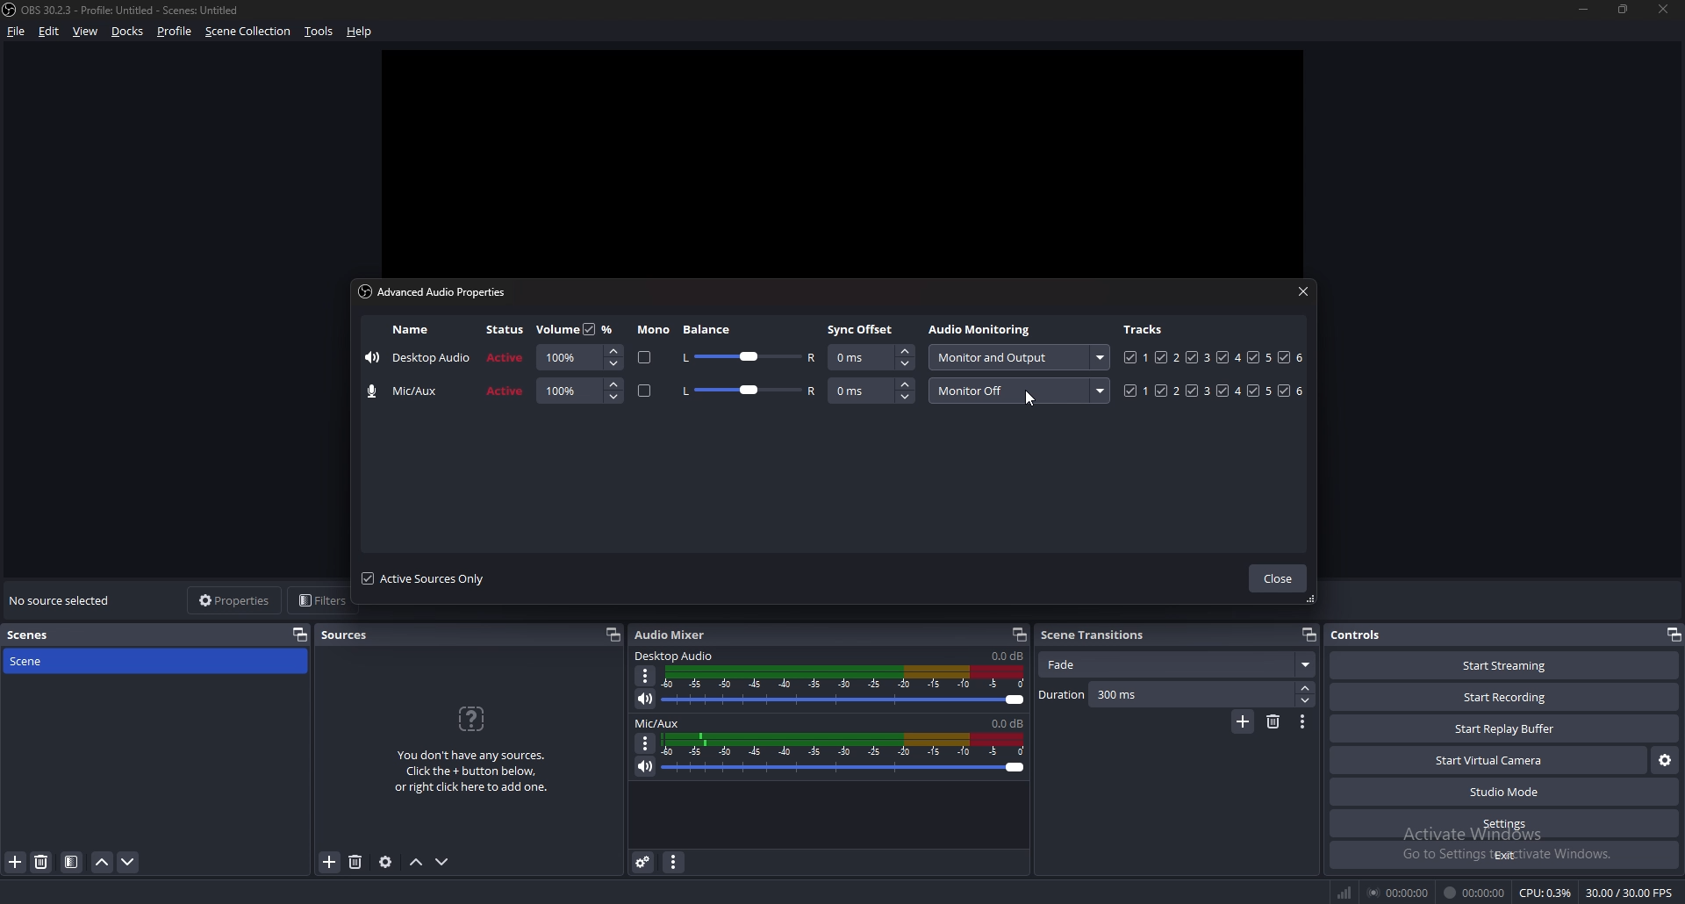  What do you see at coordinates (579, 391) in the screenshot?
I see `volume adjust` at bounding box center [579, 391].